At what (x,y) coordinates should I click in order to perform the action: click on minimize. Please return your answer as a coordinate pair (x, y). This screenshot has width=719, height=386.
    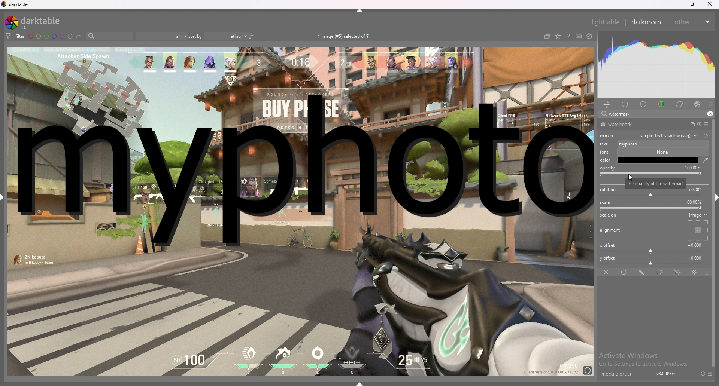
    Looking at the image, I should click on (676, 4).